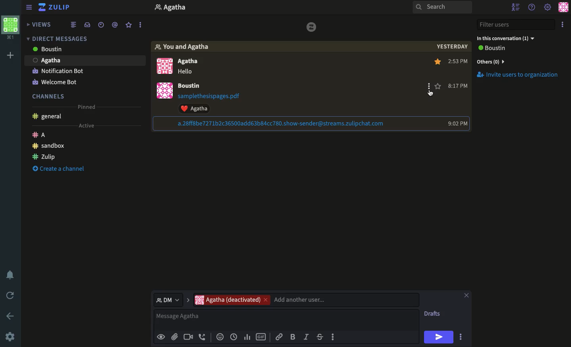  I want to click on Video, so click(187, 337).